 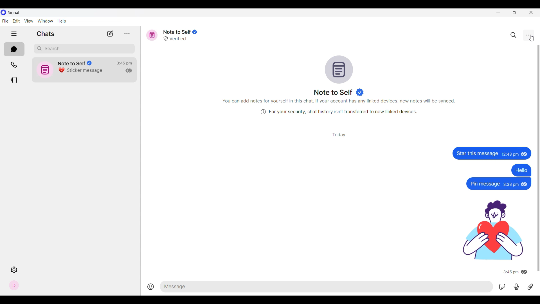 I want to click on seen, so click(x=525, y=154).